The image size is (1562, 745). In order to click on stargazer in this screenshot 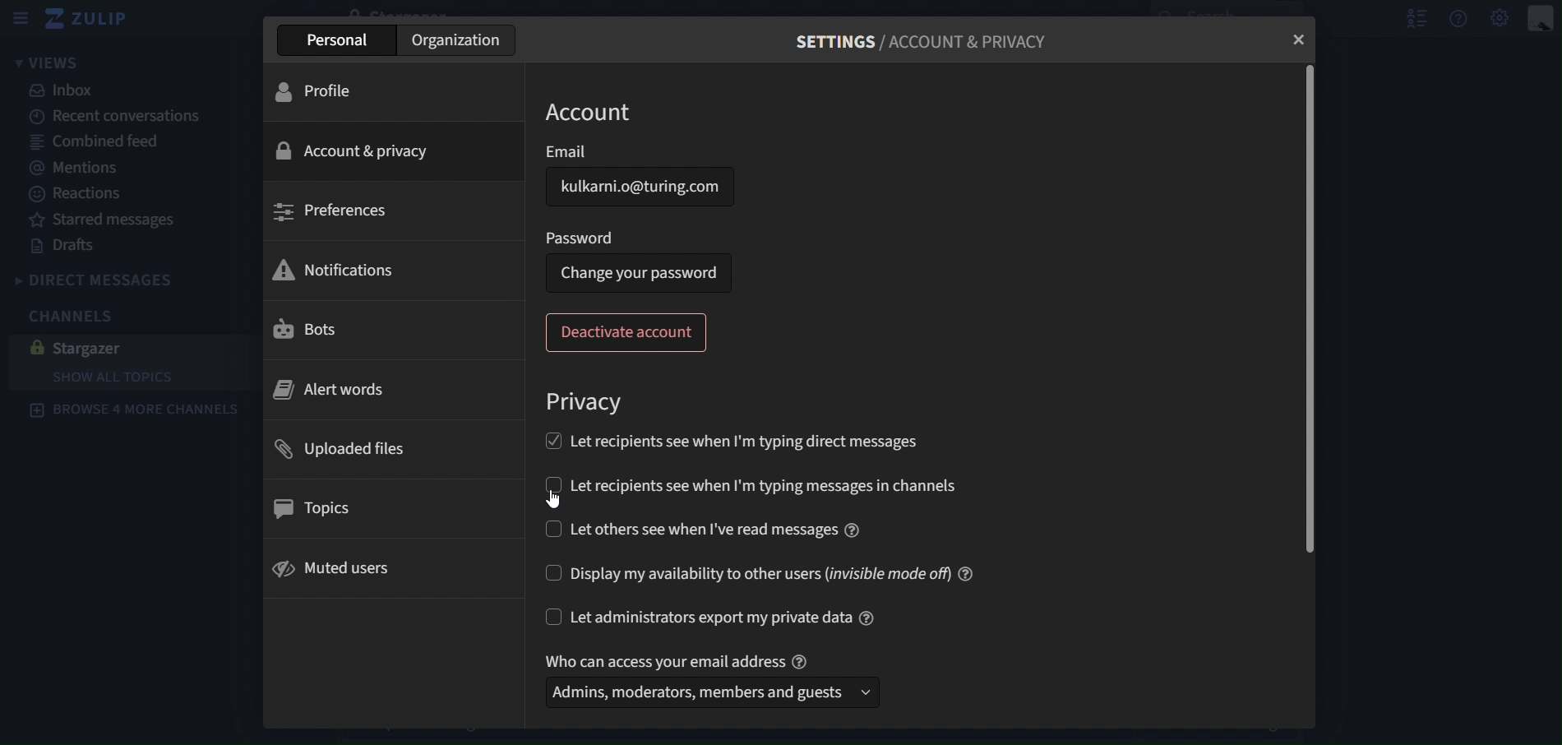, I will do `click(80, 350)`.